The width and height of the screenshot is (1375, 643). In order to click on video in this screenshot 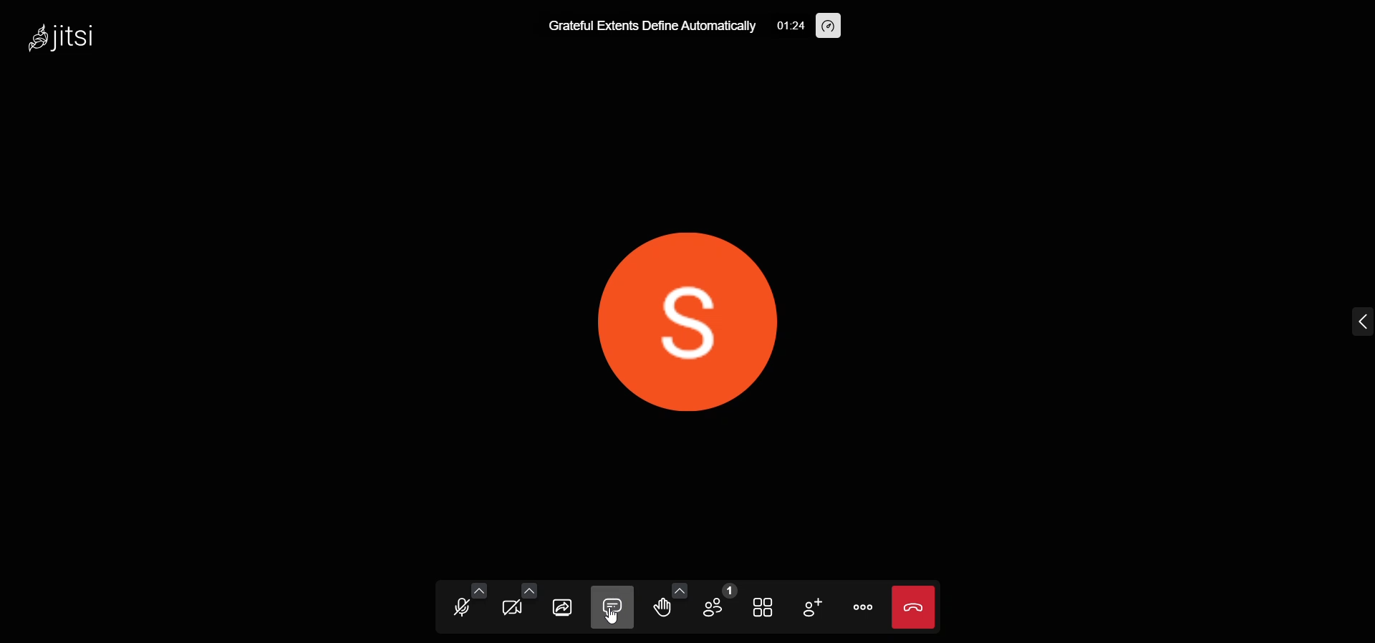, I will do `click(506, 609)`.